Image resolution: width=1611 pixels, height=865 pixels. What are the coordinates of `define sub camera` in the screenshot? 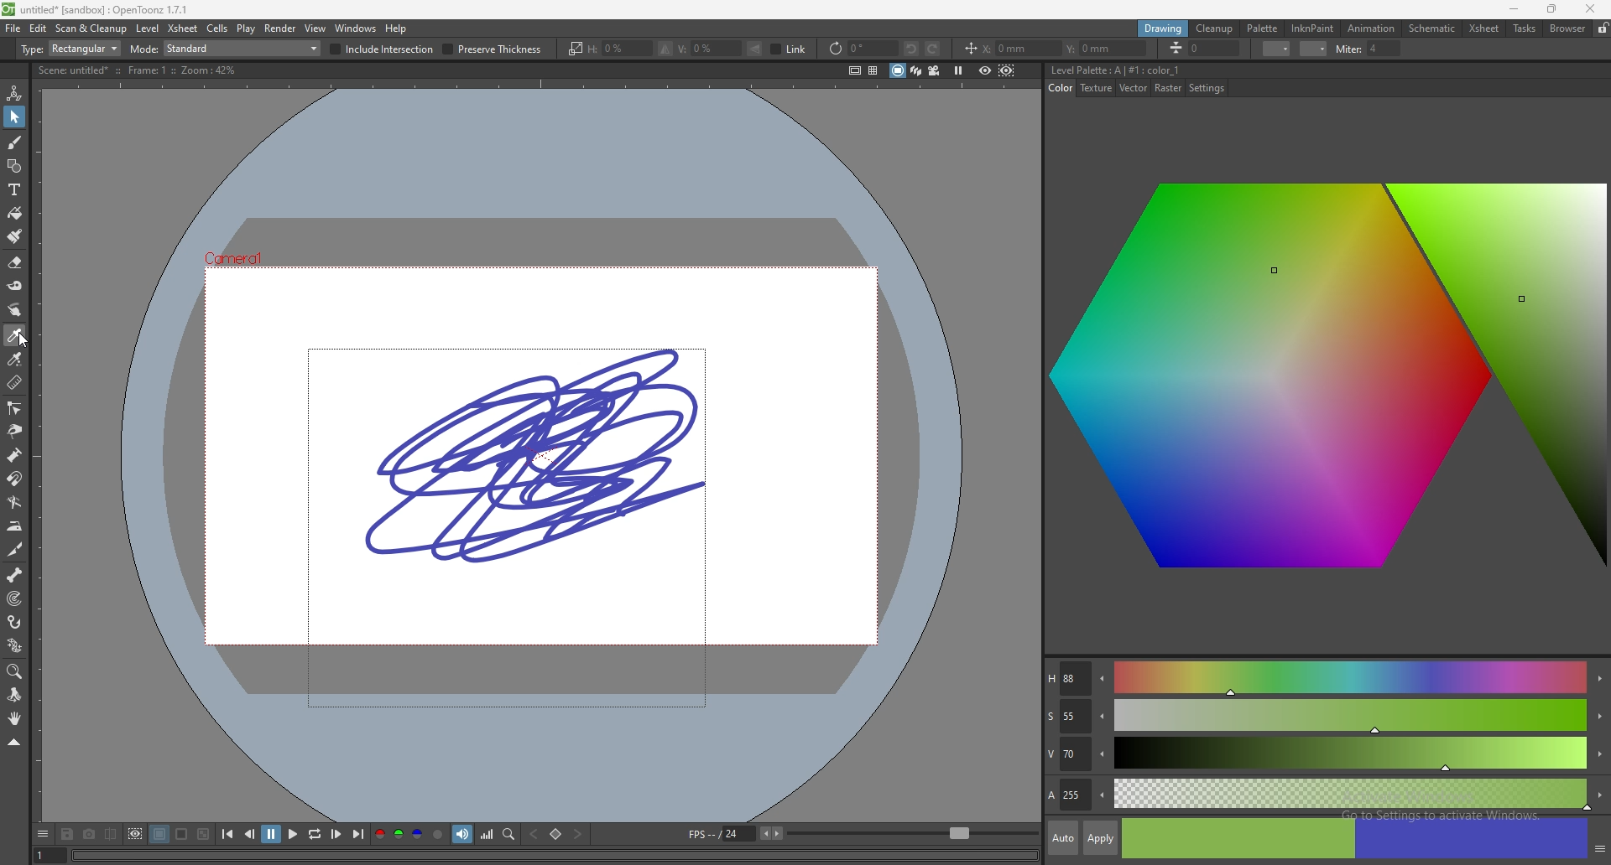 It's located at (135, 833).